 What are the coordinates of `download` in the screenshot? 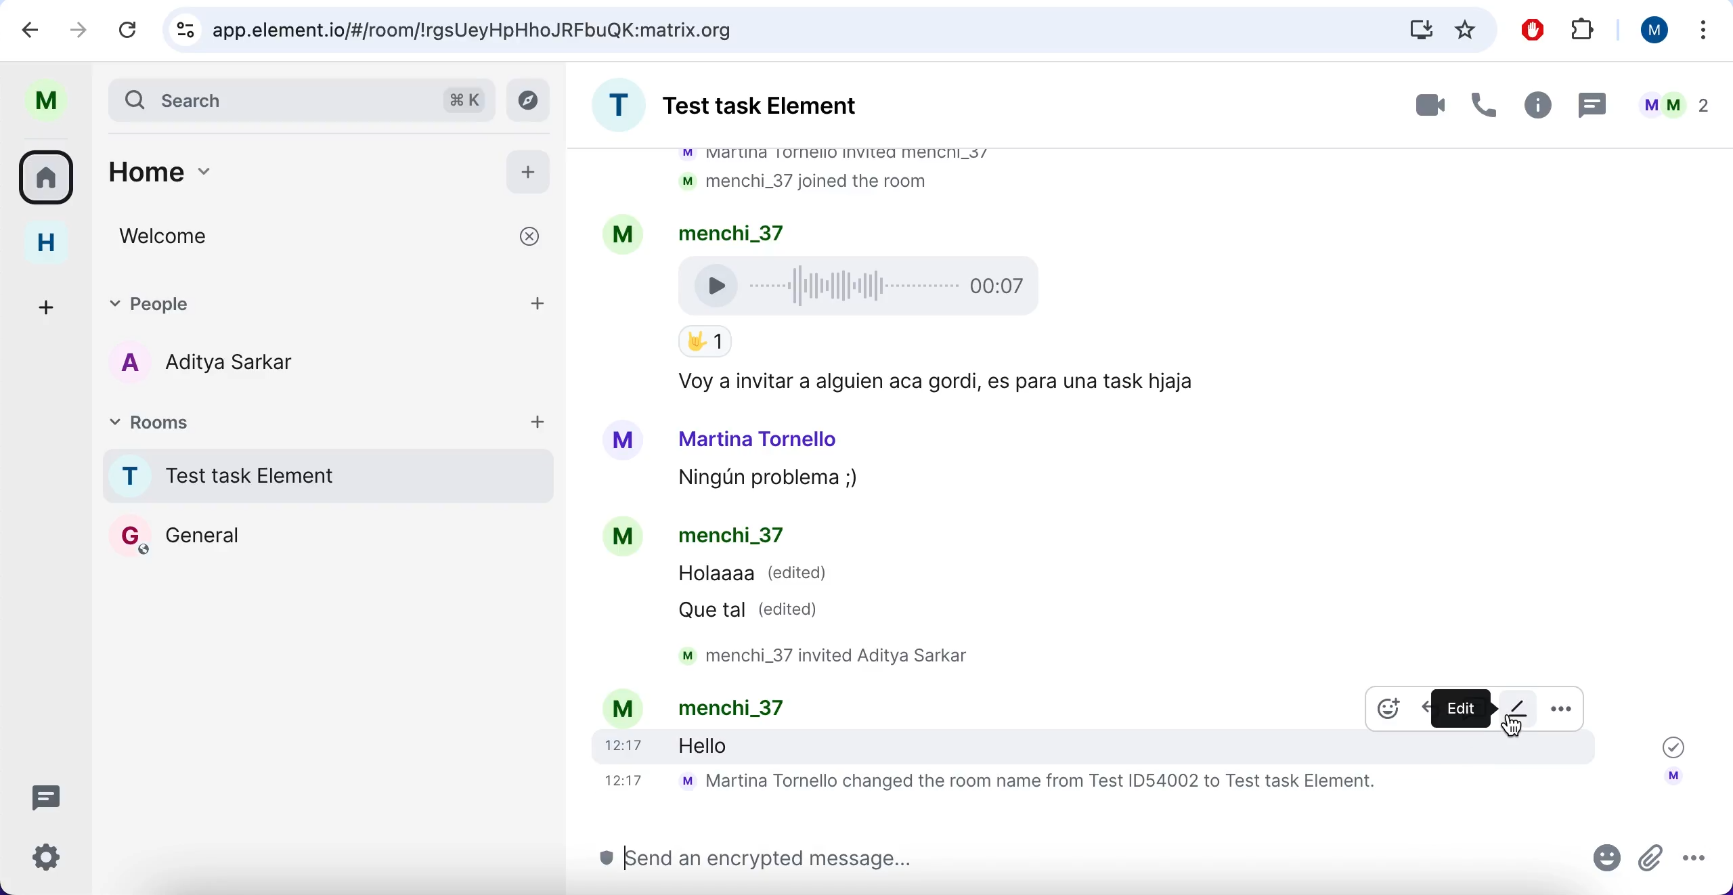 It's located at (1410, 30).